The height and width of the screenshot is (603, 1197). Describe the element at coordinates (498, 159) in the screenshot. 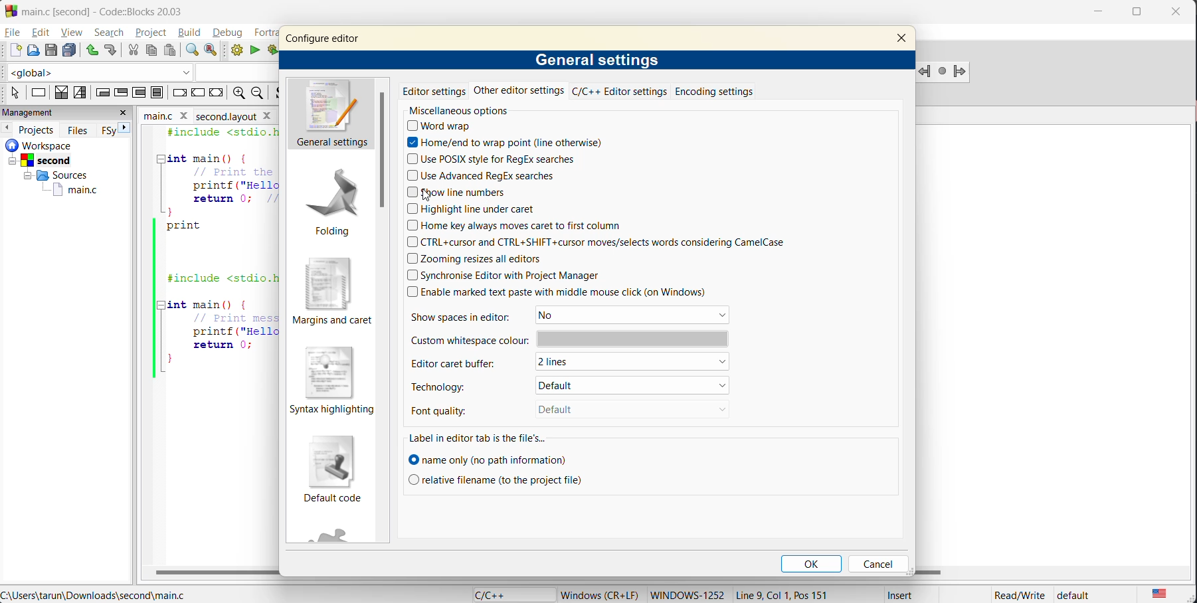

I see `use POSIX style for regex searches` at that location.